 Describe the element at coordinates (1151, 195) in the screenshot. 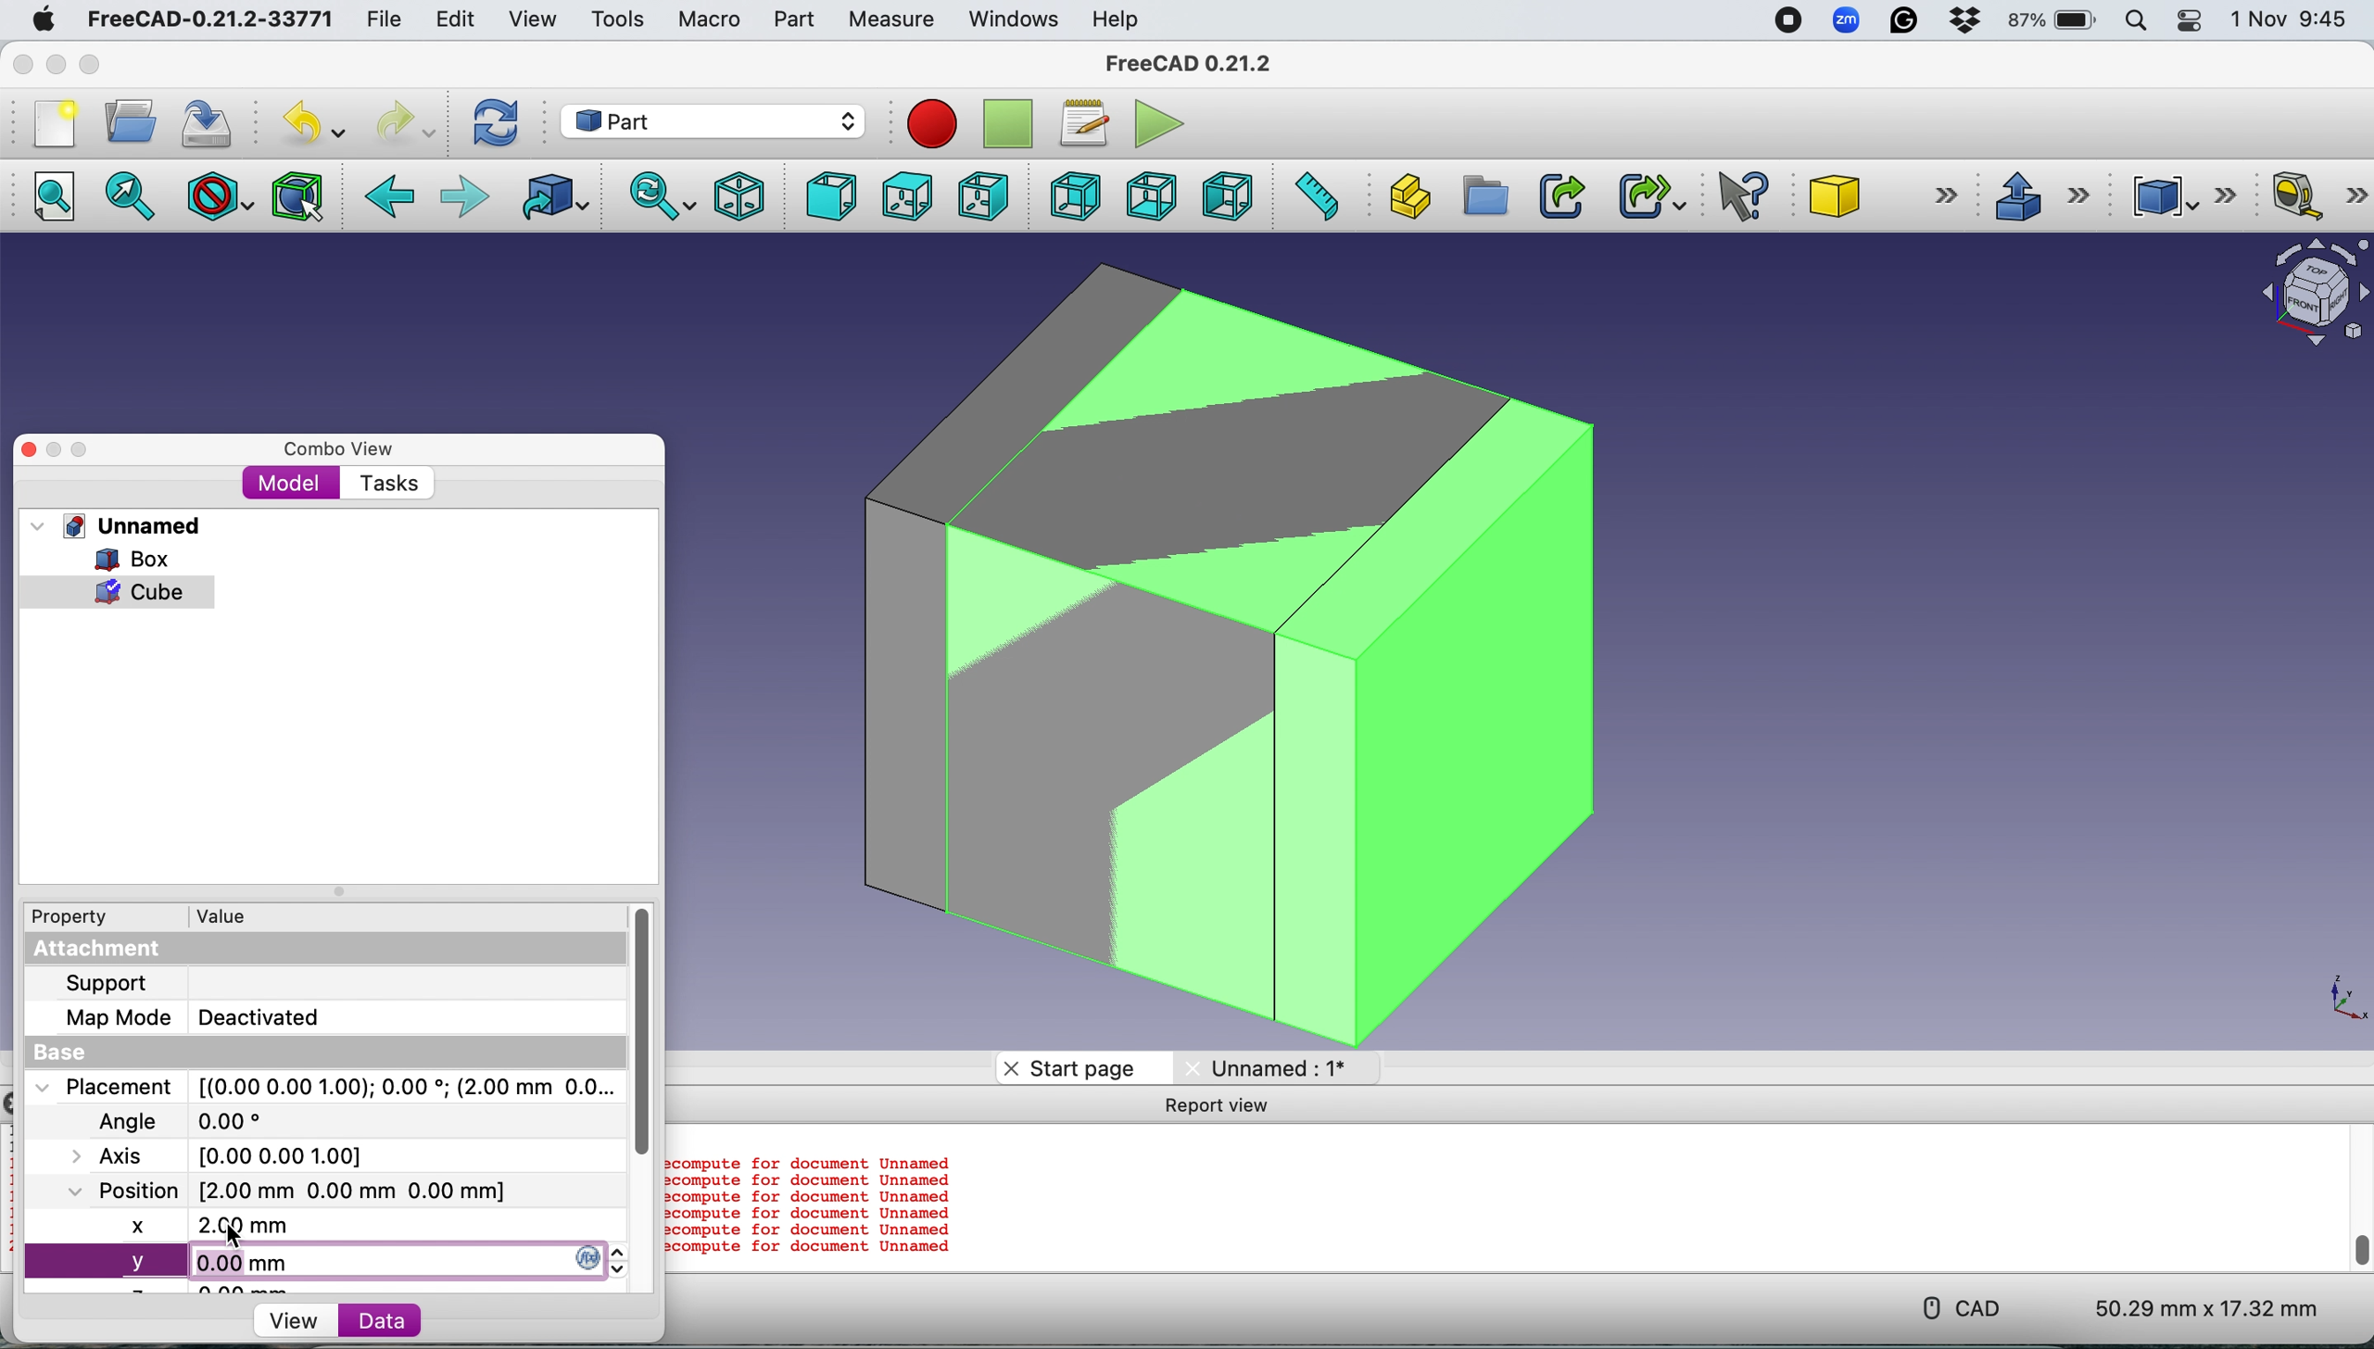

I see `Bottom` at that location.